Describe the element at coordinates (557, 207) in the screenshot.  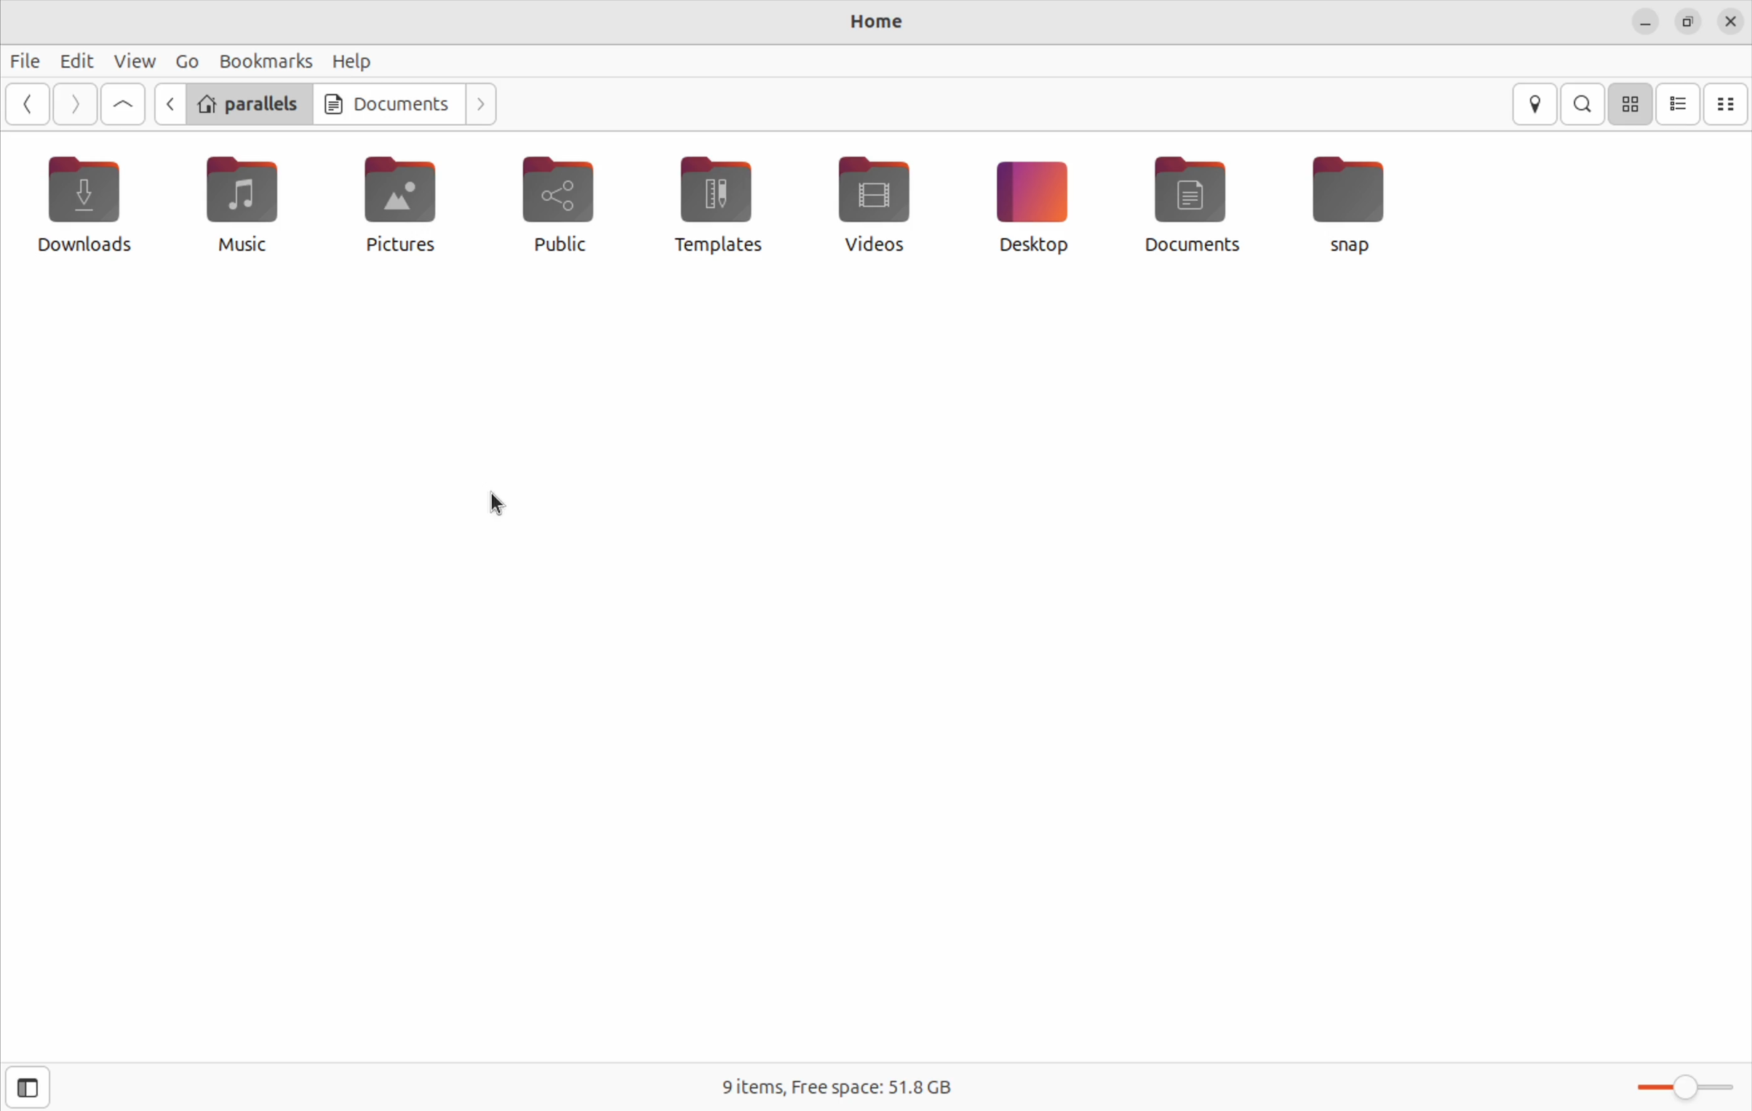
I see `public` at that location.